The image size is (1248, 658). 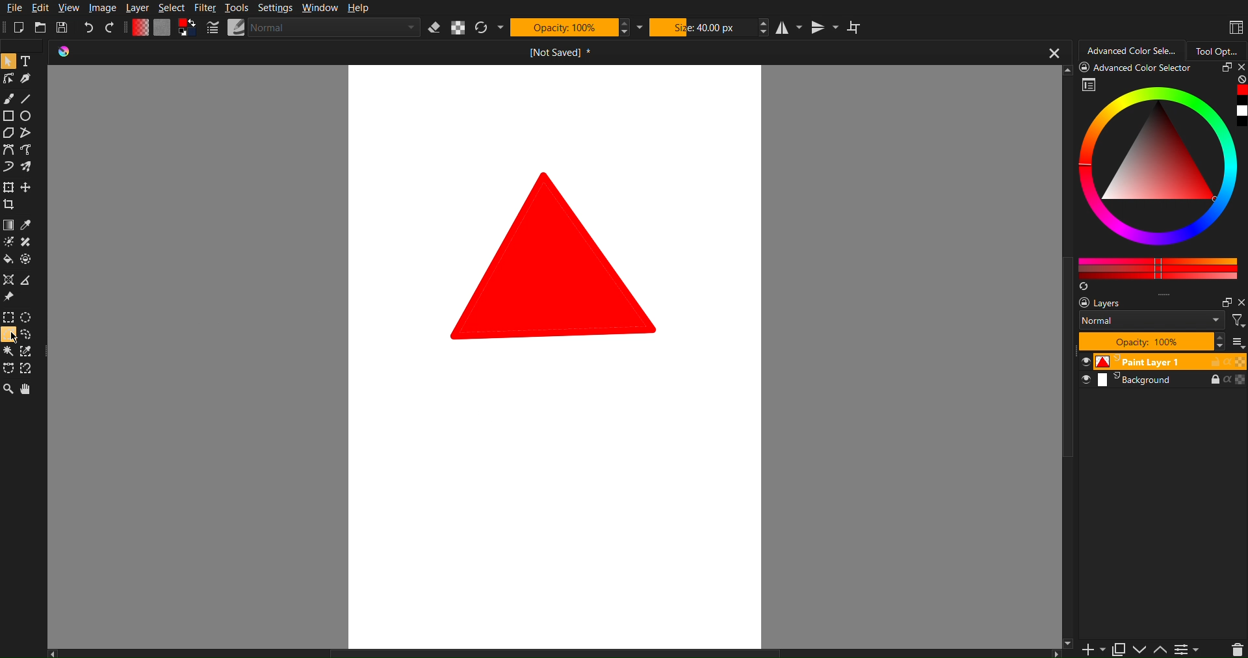 I want to click on Brush Settings, so click(x=309, y=29).